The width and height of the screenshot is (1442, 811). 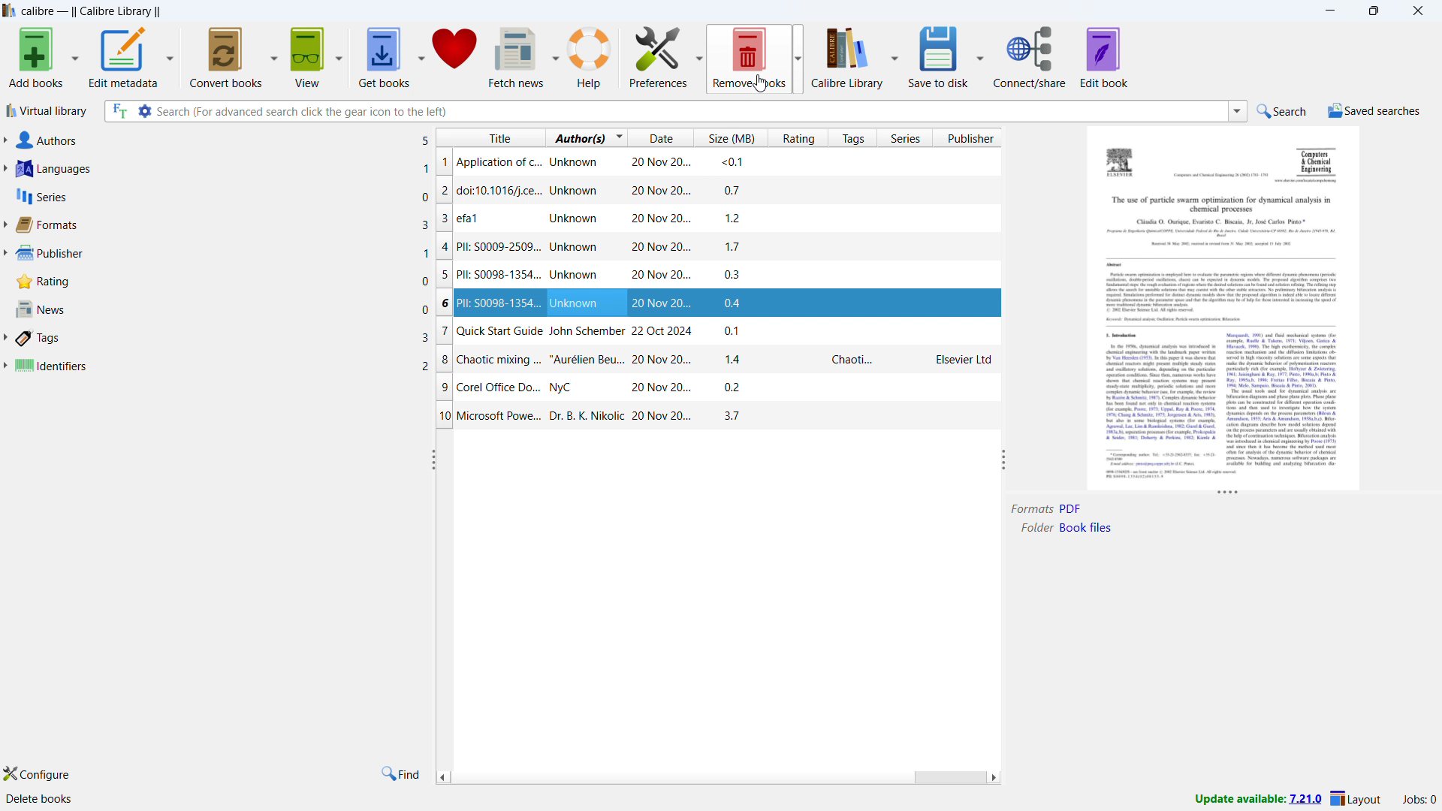 What do you see at coordinates (384, 56) in the screenshot?
I see `get books` at bounding box center [384, 56].